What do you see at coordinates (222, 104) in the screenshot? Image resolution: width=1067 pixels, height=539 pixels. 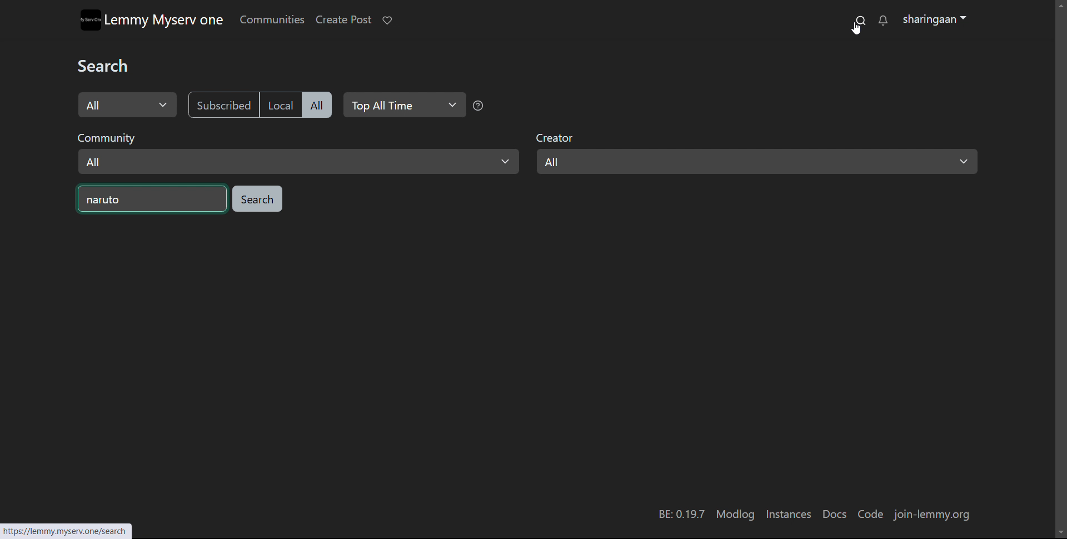 I see `subscribed` at bounding box center [222, 104].